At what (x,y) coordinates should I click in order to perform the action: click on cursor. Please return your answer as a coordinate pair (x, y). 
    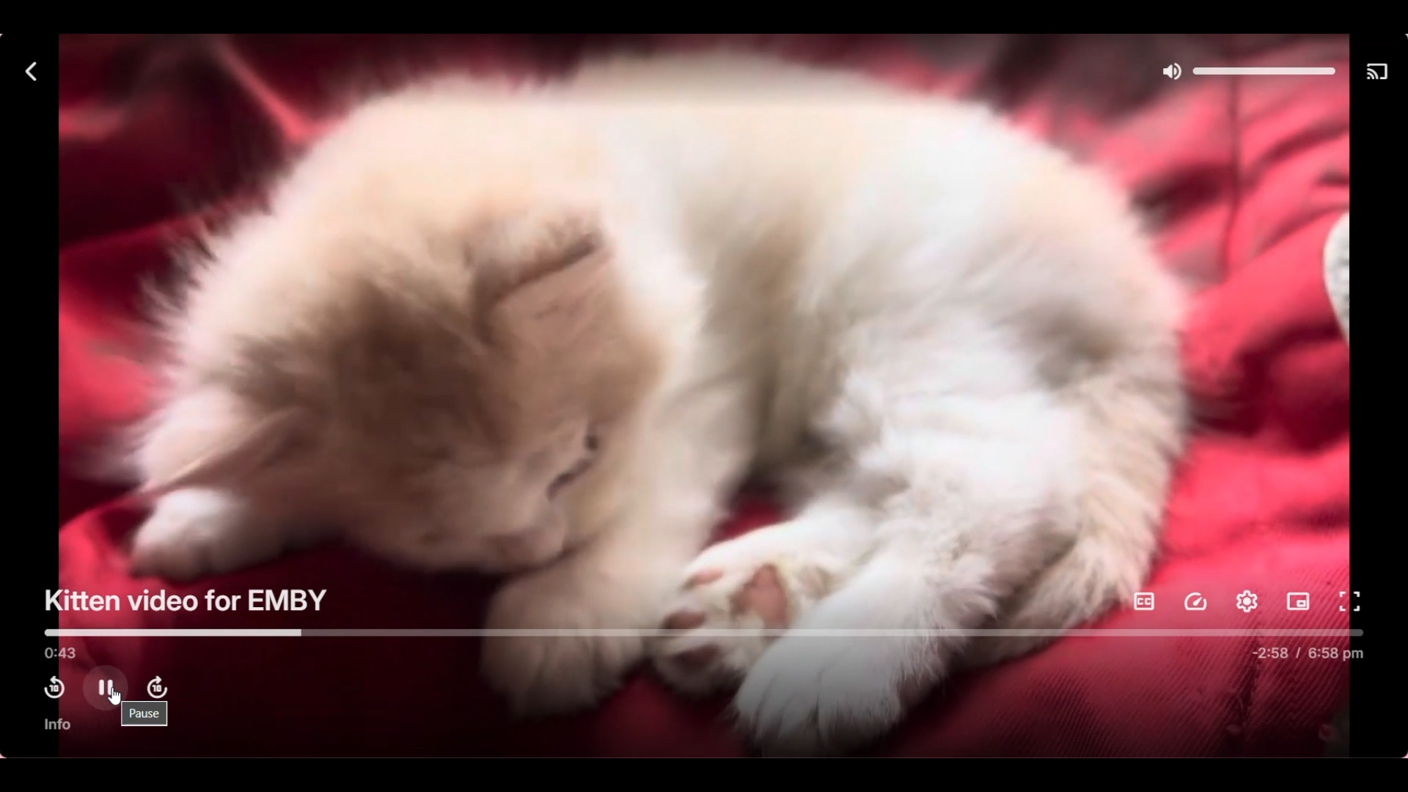
    Looking at the image, I should click on (116, 700).